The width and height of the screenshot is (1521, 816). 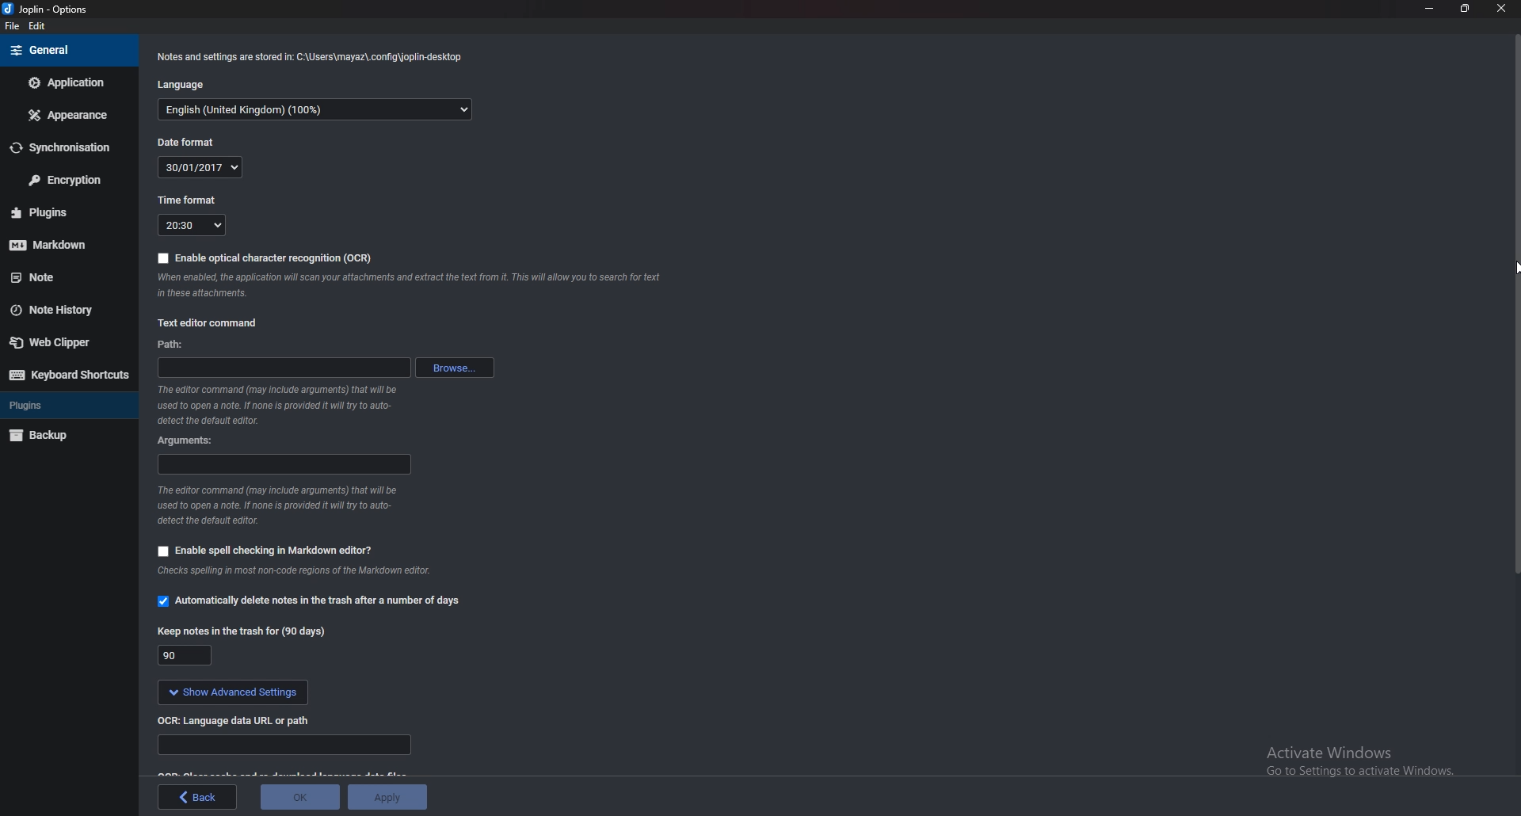 I want to click on Info on notes and settings, so click(x=311, y=57).